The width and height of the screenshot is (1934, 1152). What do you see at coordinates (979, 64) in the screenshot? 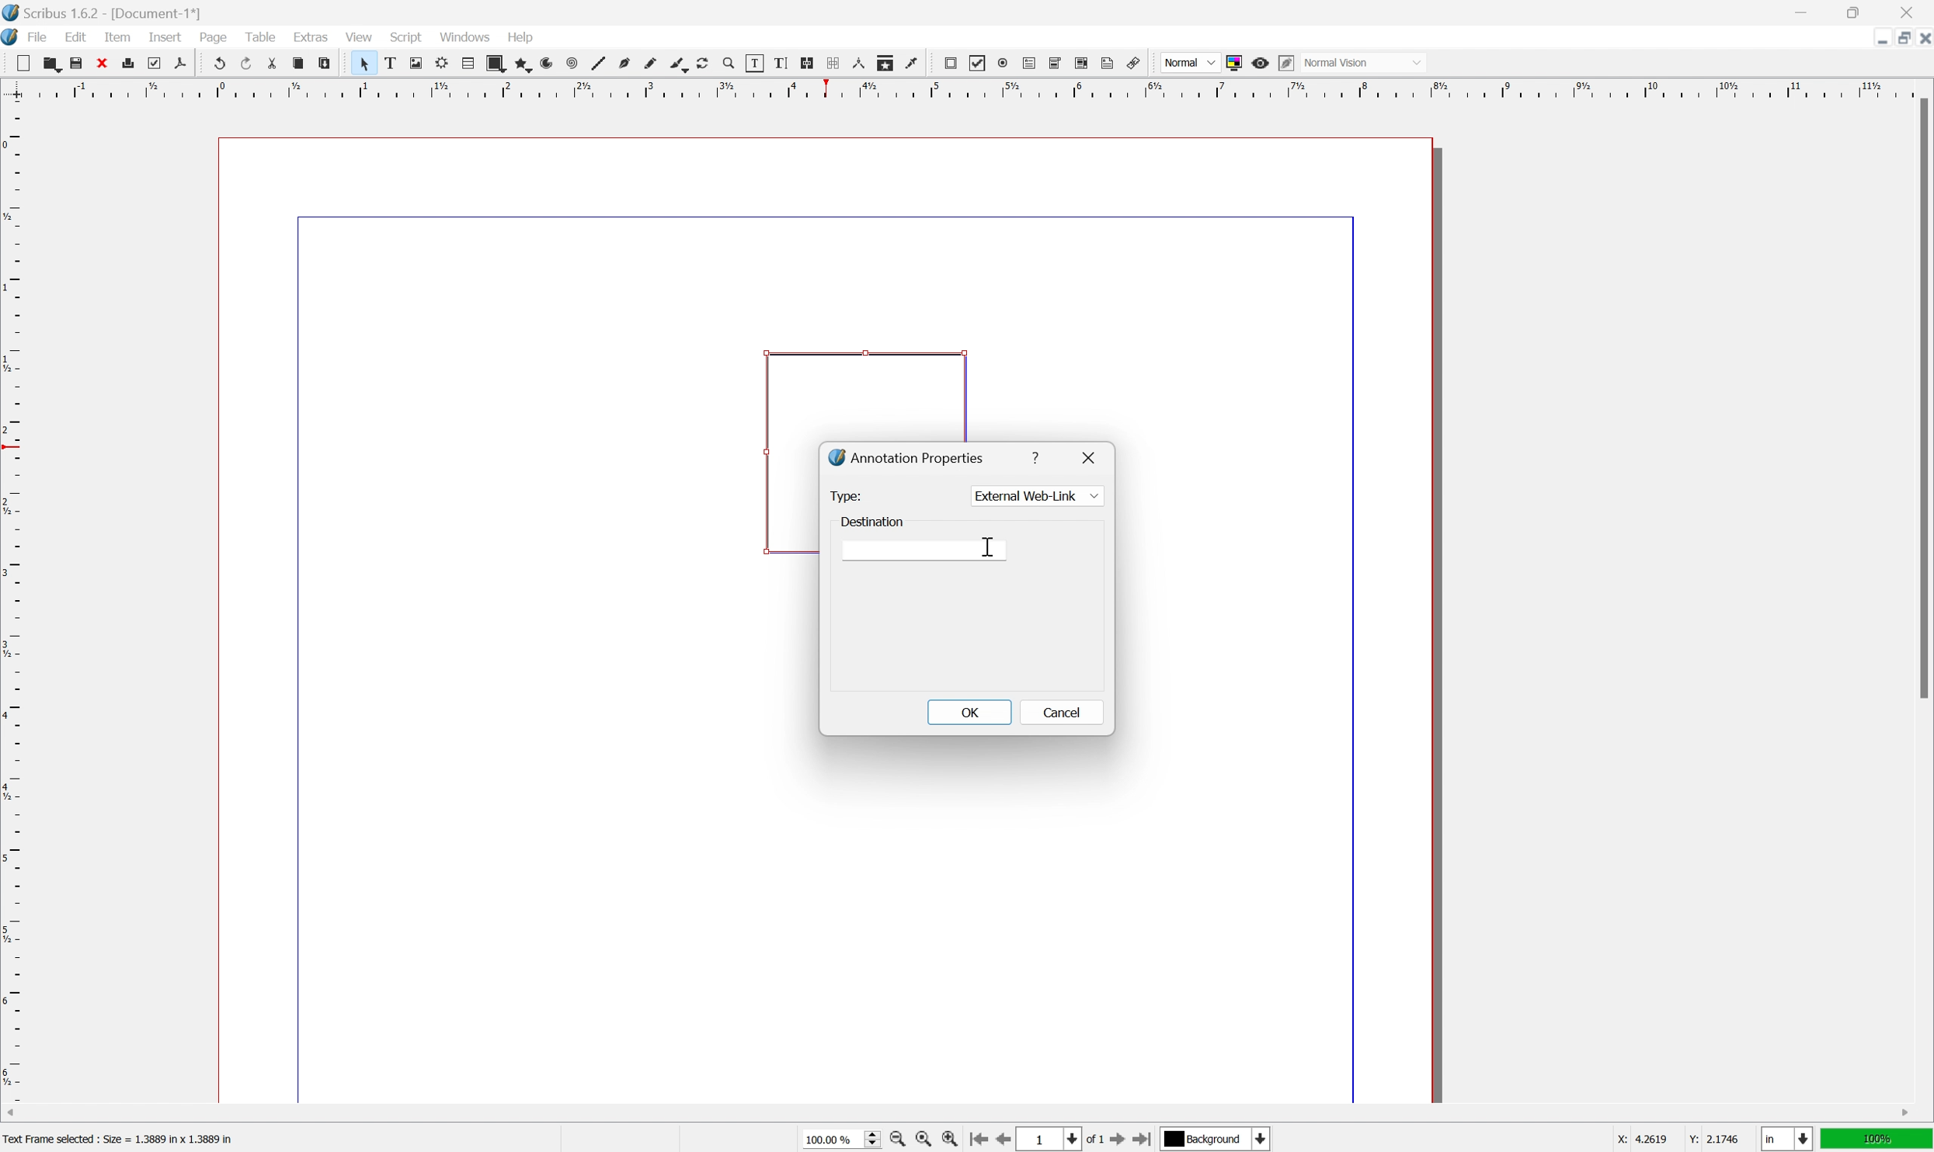
I see `pdf checkbox` at bounding box center [979, 64].